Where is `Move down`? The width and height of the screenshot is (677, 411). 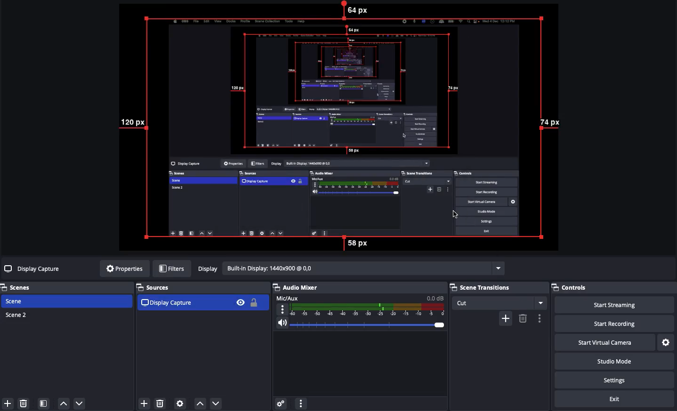
Move down is located at coordinates (79, 403).